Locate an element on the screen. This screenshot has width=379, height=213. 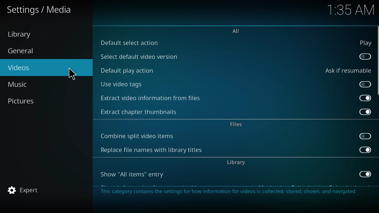
enabled is located at coordinates (366, 98).